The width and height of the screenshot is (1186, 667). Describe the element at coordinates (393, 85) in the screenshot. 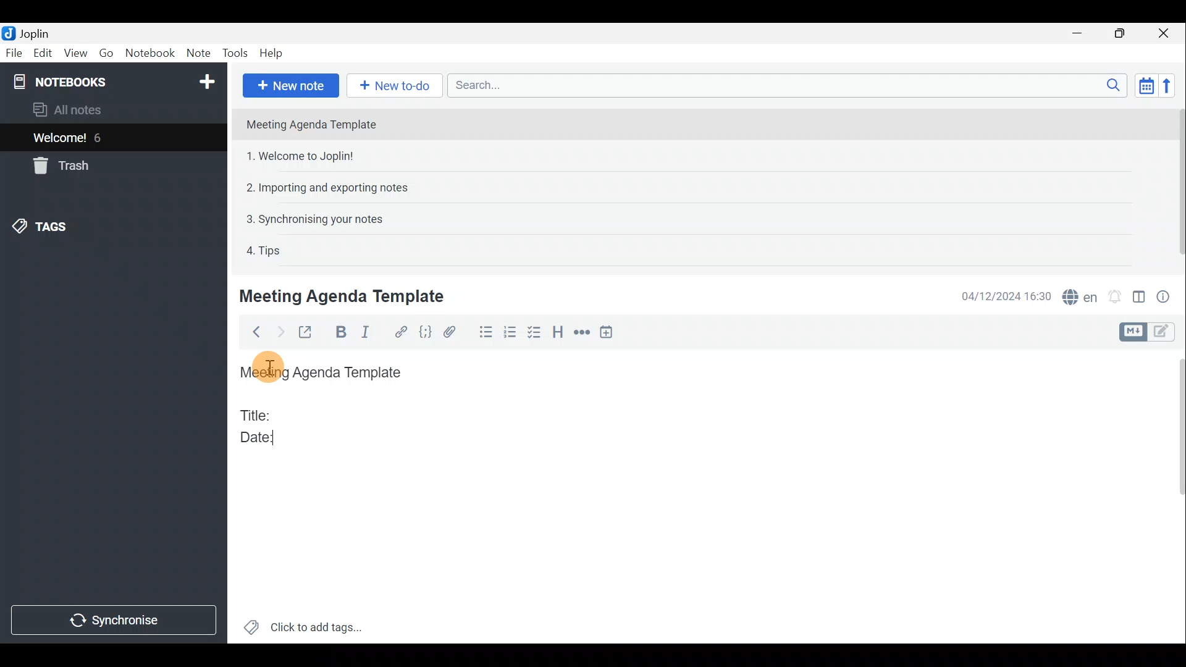

I see `New to-do` at that location.